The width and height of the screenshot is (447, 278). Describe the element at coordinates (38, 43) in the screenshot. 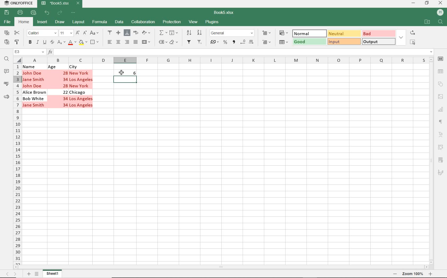

I see `ITALIC` at that location.